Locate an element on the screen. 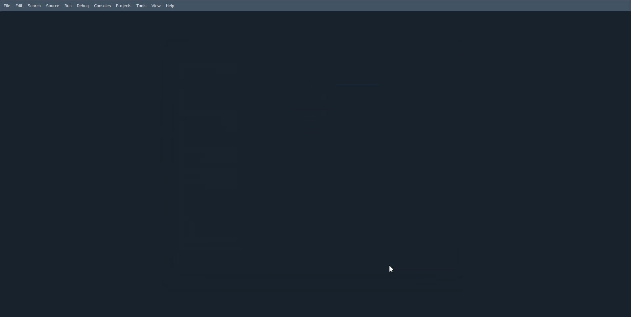 This screenshot has width=631, height=317. Search is located at coordinates (35, 6).